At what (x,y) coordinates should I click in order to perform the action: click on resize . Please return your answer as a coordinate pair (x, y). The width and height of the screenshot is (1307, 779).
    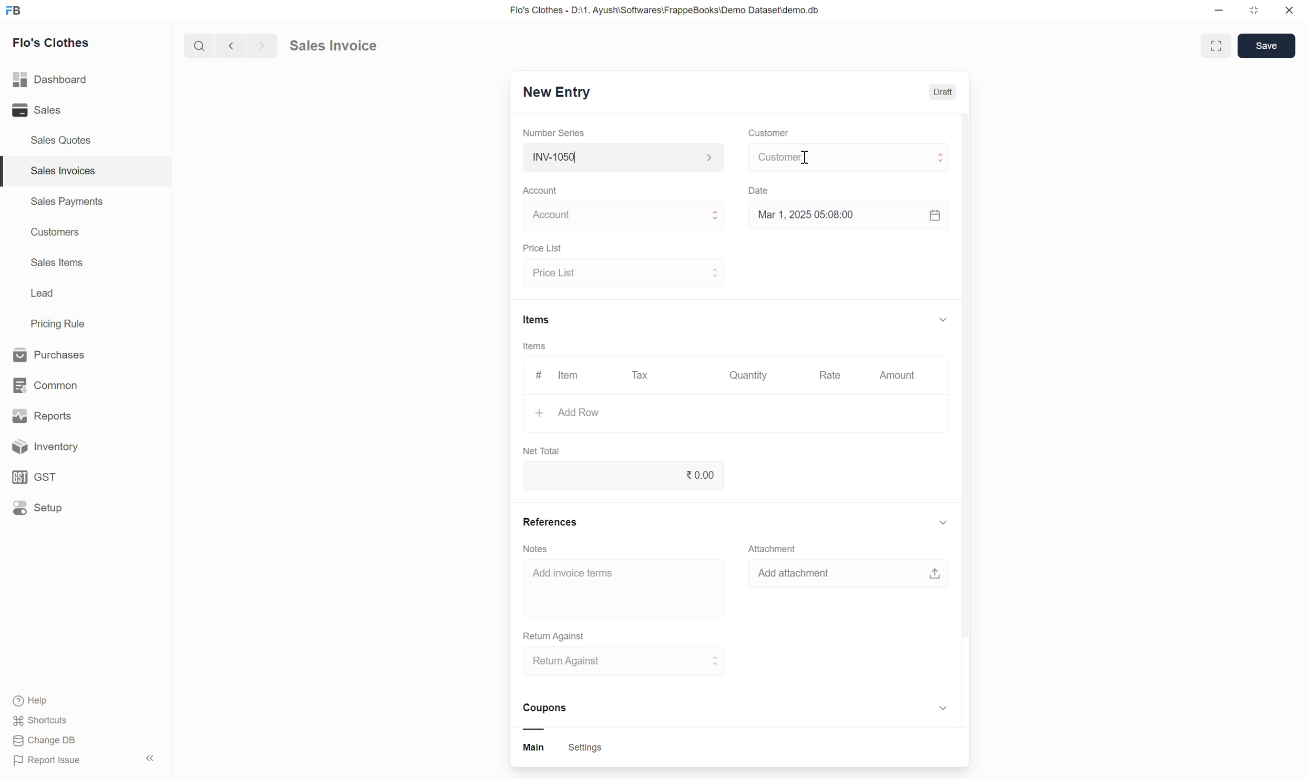
    Looking at the image, I should click on (1258, 13).